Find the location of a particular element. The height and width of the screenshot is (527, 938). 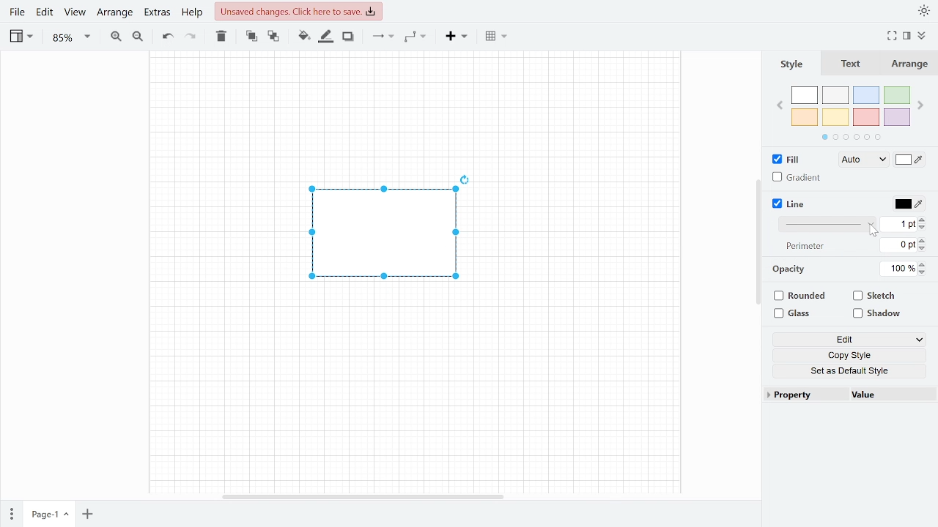

Fill color is located at coordinates (303, 37).